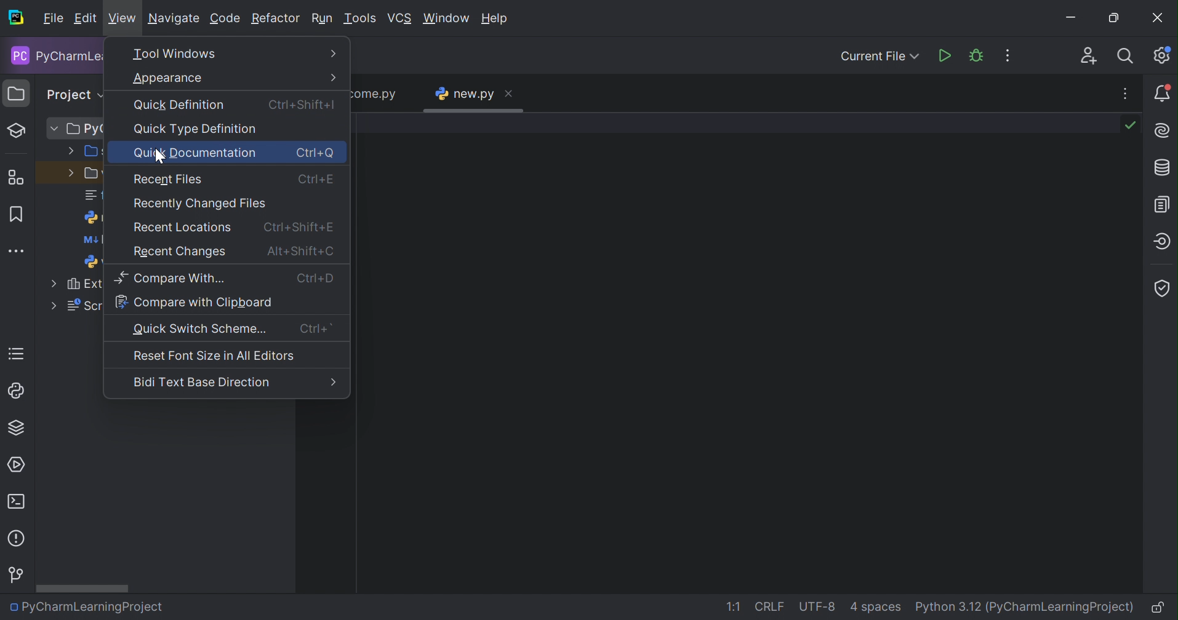 Image resolution: width=1178 pixels, height=620 pixels. What do you see at coordinates (1118, 19) in the screenshot?
I see `Restore down` at bounding box center [1118, 19].